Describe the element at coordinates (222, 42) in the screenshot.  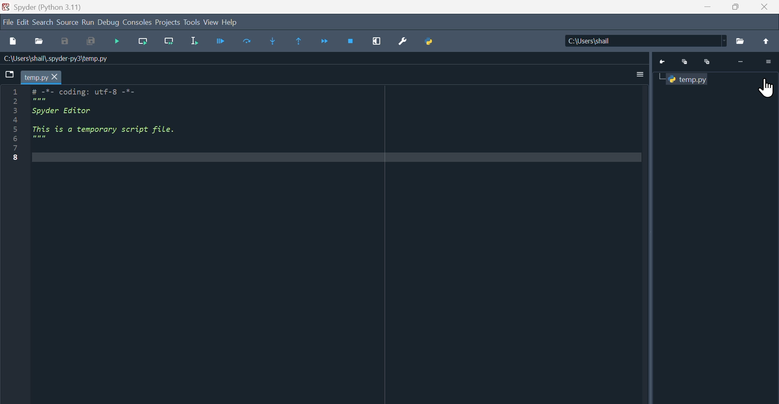
I see `Run cell` at that location.